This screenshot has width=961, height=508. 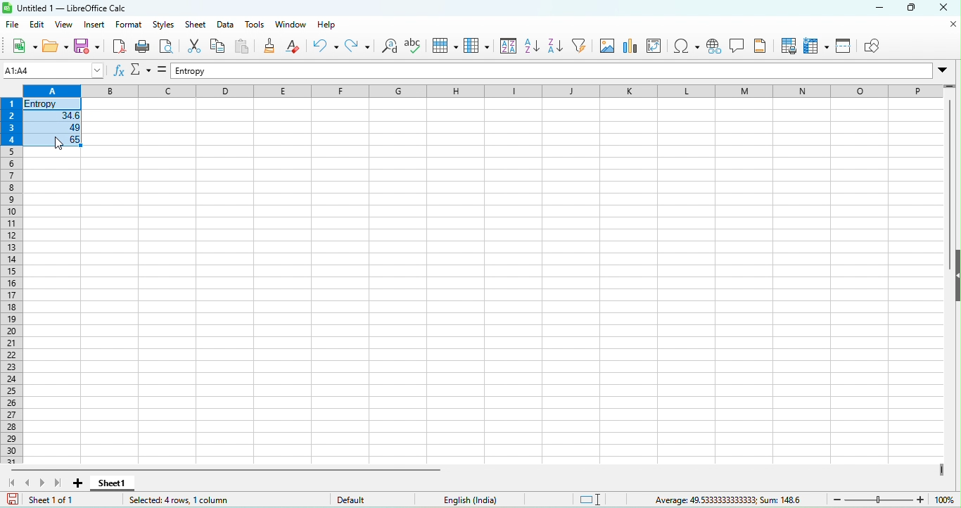 I want to click on clear direct formatting, so click(x=295, y=49).